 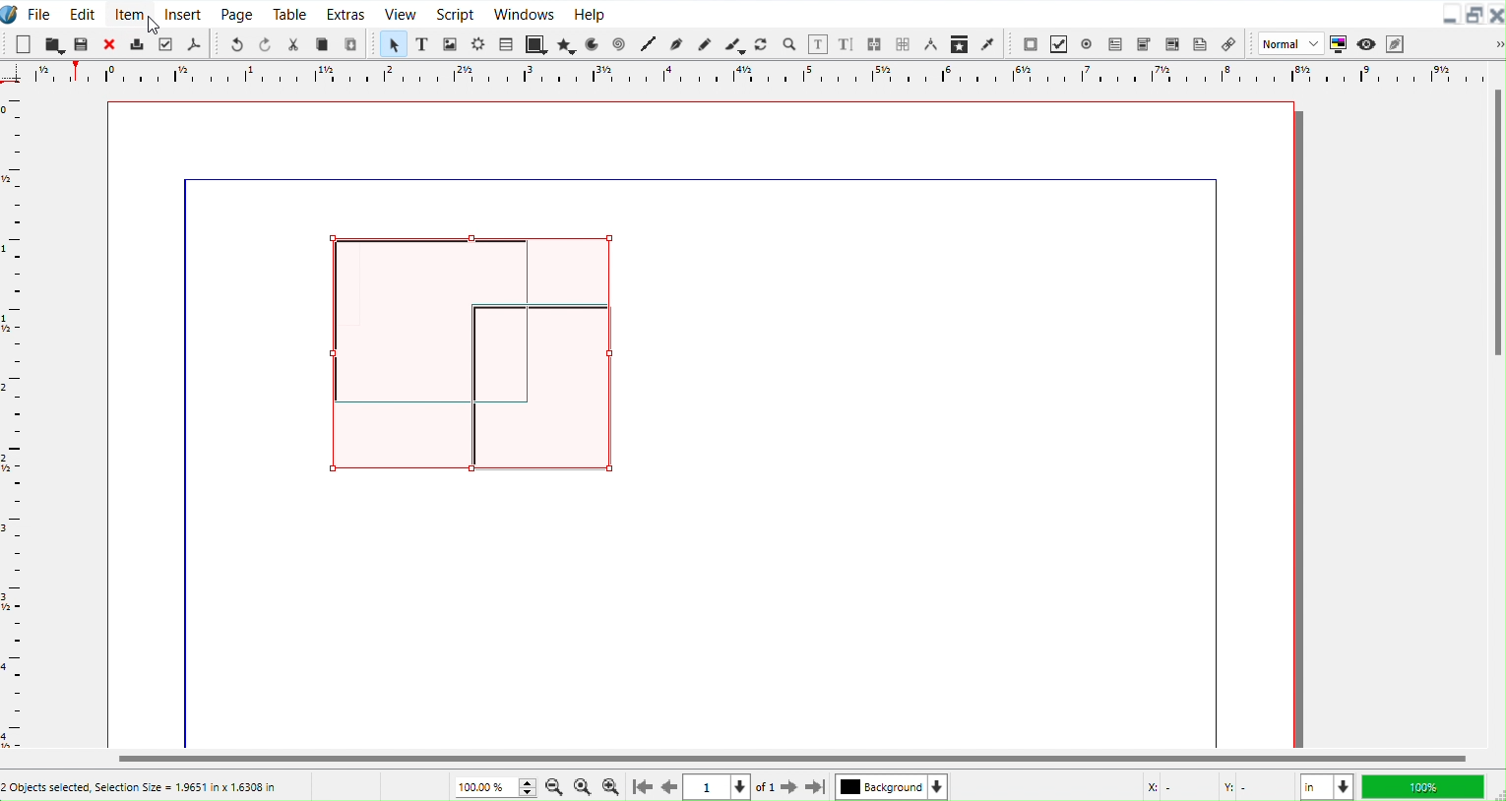 What do you see at coordinates (129, 12) in the screenshot?
I see `Item` at bounding box center [129, 12].